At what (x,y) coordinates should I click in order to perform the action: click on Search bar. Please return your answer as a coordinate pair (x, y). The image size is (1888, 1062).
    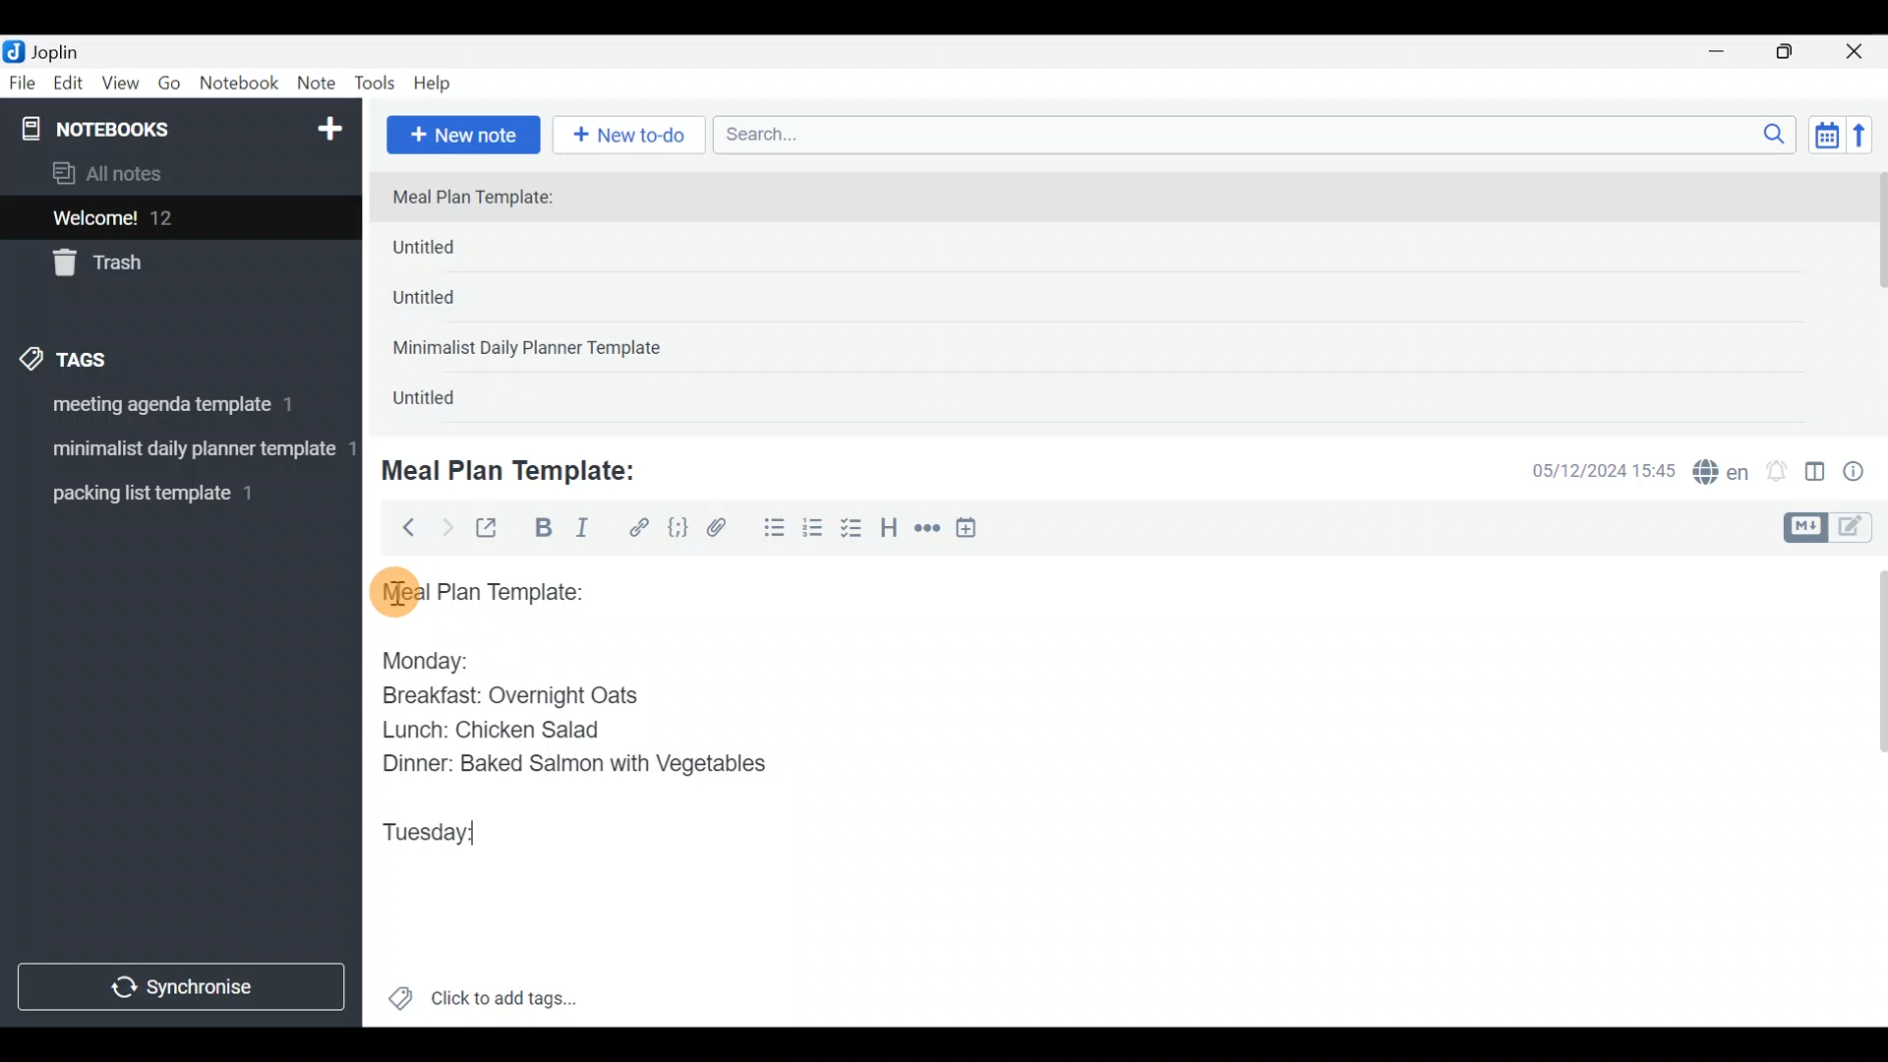
    Looking at the image, I should click on (1260, 132).